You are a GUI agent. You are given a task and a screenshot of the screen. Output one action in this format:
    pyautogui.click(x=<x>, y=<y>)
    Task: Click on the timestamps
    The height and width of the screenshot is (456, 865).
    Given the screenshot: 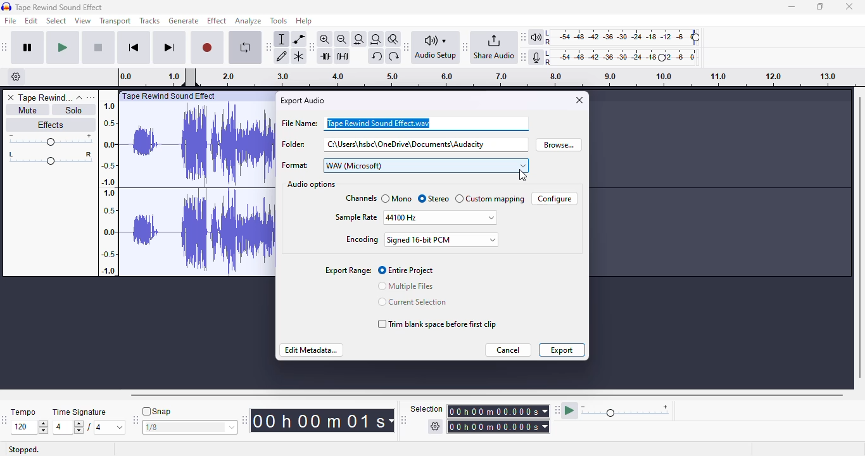 What is the action you would take?
    pyautogui.click(x=479, y=77)
    